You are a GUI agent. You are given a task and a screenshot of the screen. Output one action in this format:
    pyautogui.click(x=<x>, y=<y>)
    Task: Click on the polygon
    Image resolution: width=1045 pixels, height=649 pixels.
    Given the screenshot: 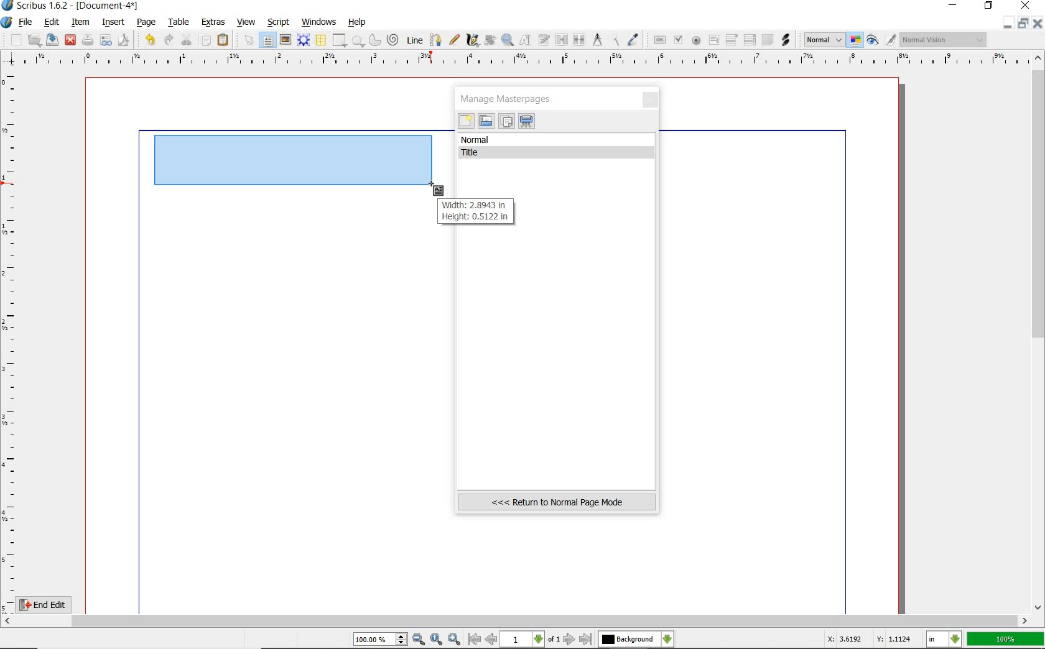 What is the action you would take?
    pyautogui.click(x=358, y=42)
    